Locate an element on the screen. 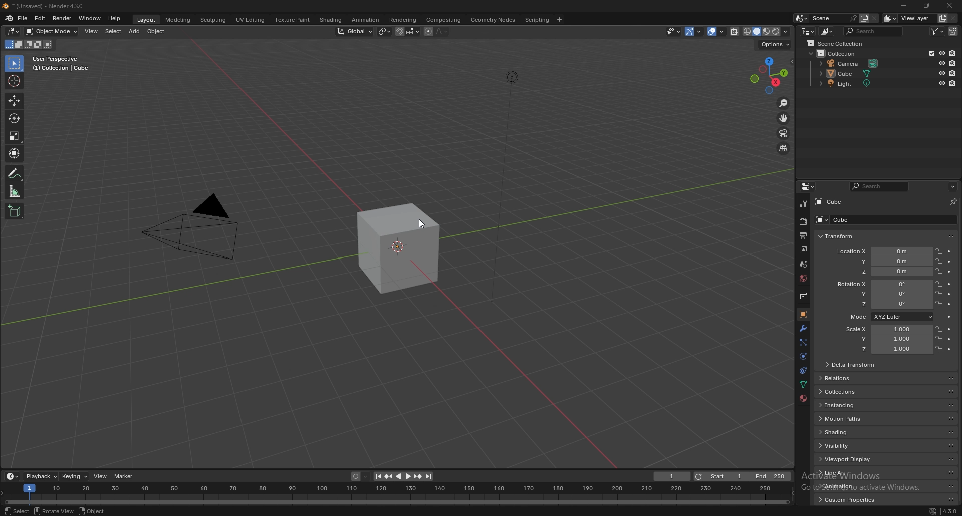  material is located at coordinates (804, 397).